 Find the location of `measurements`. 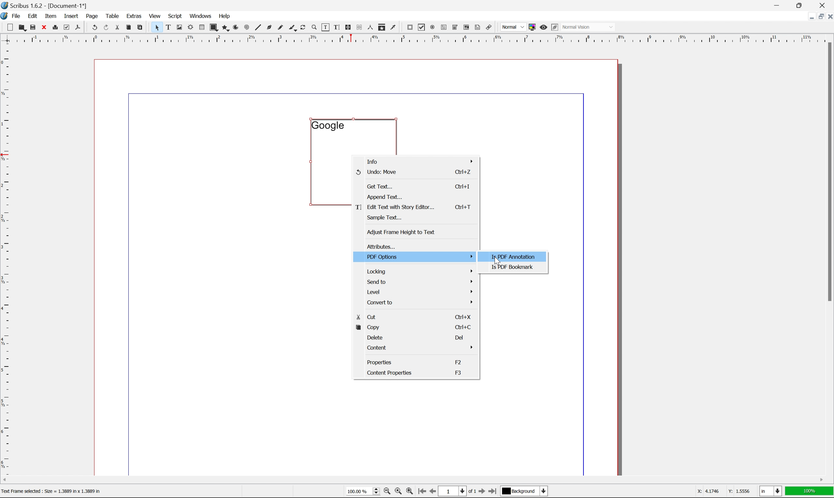

measurements is located at coordinates (370, 27).